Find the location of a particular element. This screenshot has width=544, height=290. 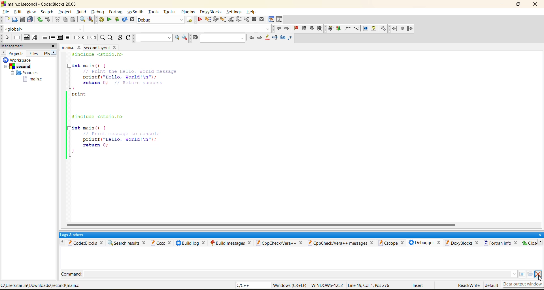

redo is located at coordinates (48, 20).